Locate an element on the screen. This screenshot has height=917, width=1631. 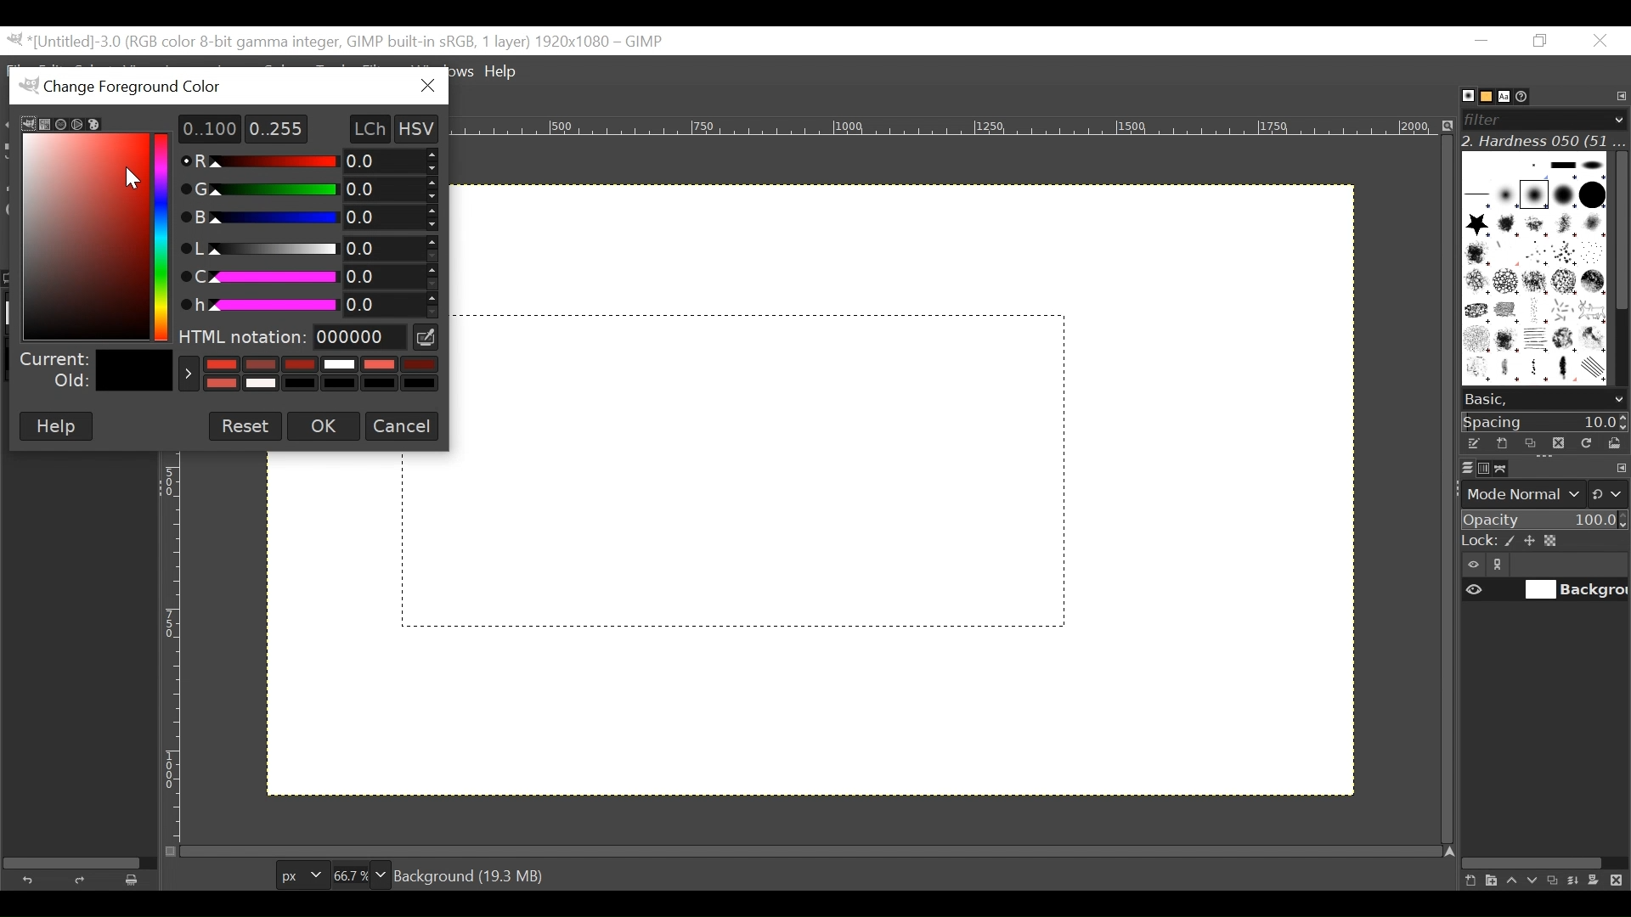
Delete this layer is located at coordinates (1620, 881).